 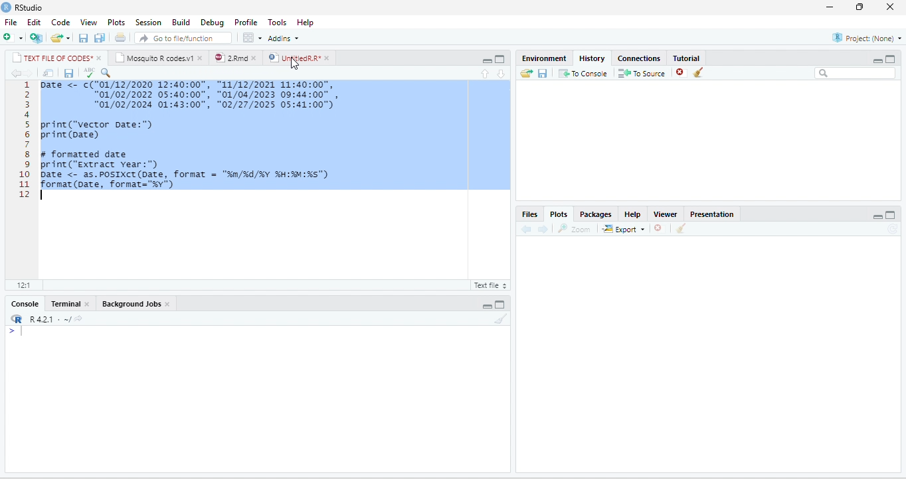 I want to click on print, so click(x=120, y=37).